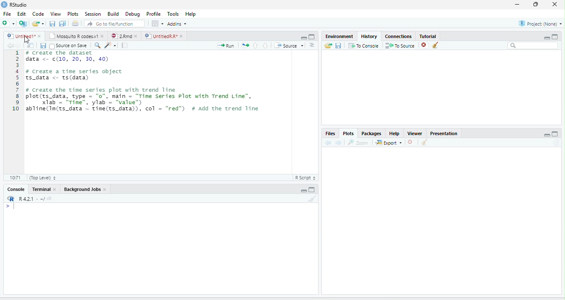  What do you see at coordinates (303, 38) in the screenshot?
I see `Minimize` at bounding box center [303, 38].